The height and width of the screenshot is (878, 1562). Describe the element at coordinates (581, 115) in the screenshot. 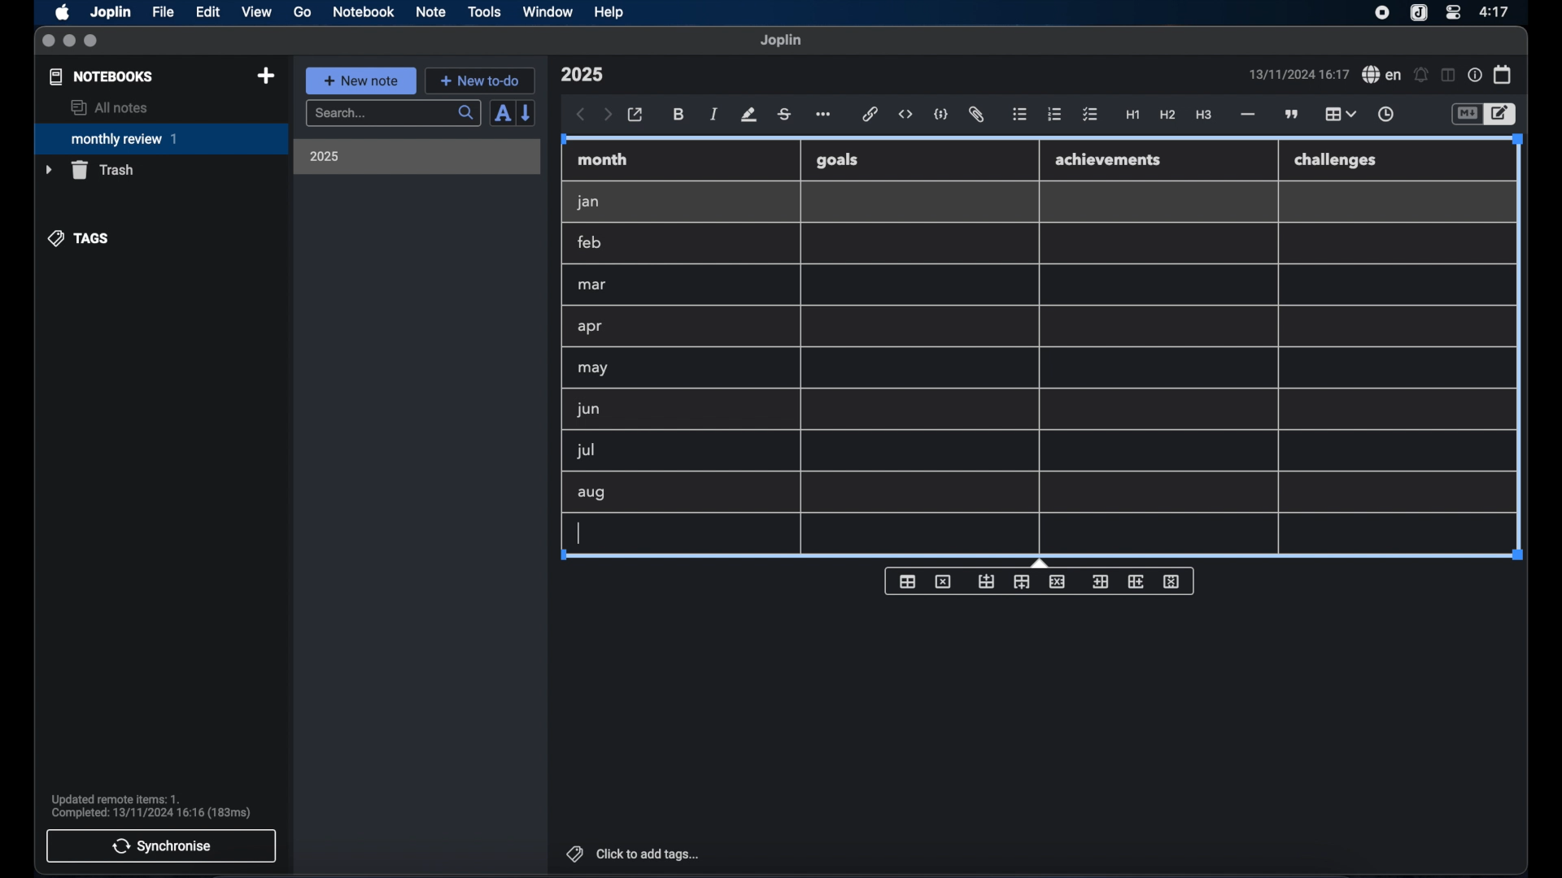

I see `back` at that location.